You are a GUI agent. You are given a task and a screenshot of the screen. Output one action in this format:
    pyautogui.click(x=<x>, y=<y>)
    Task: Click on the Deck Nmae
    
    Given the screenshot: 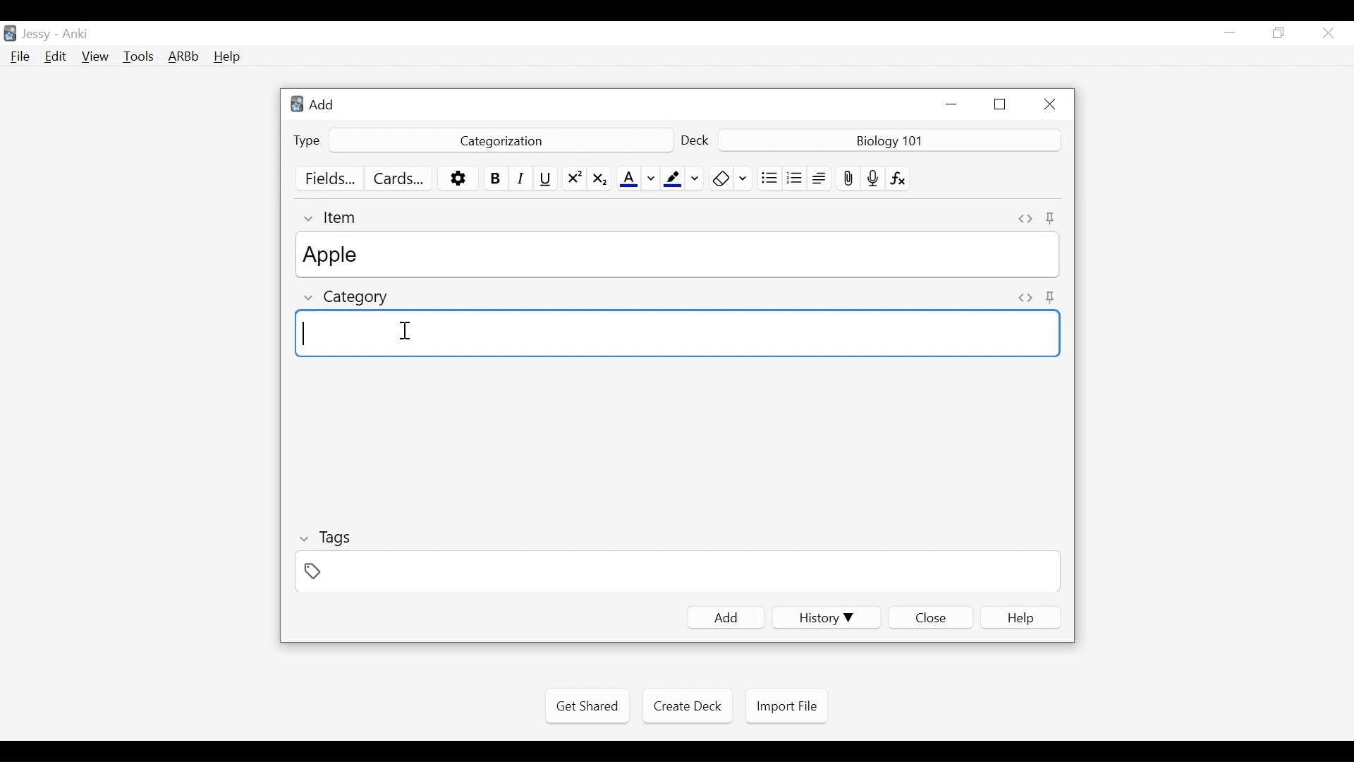 What is the action you would take?
    pyautogui.click(x=891, y=141)
    